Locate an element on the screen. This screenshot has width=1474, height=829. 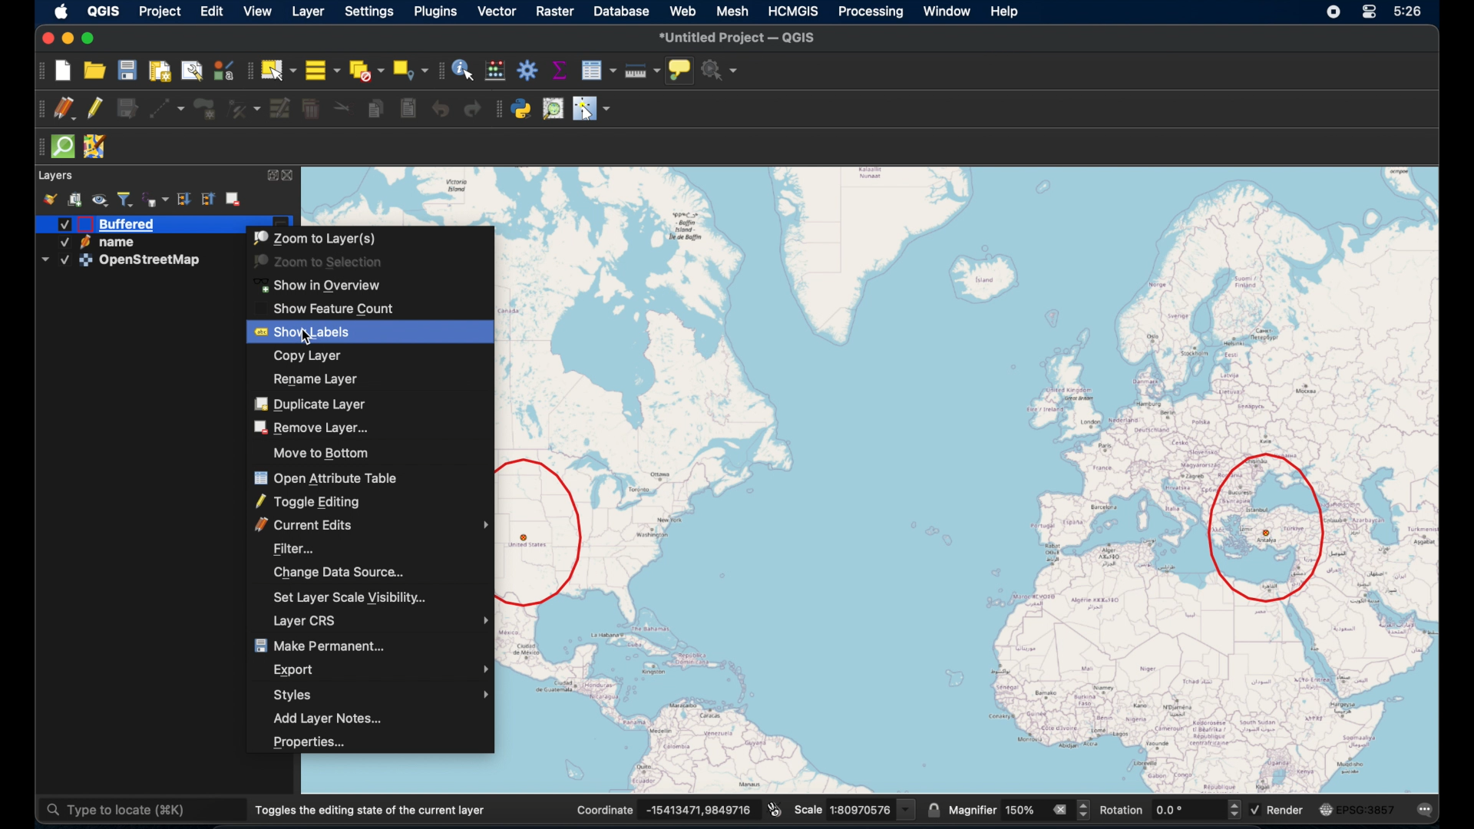
move to bottom is located at coordinates (319, 452).